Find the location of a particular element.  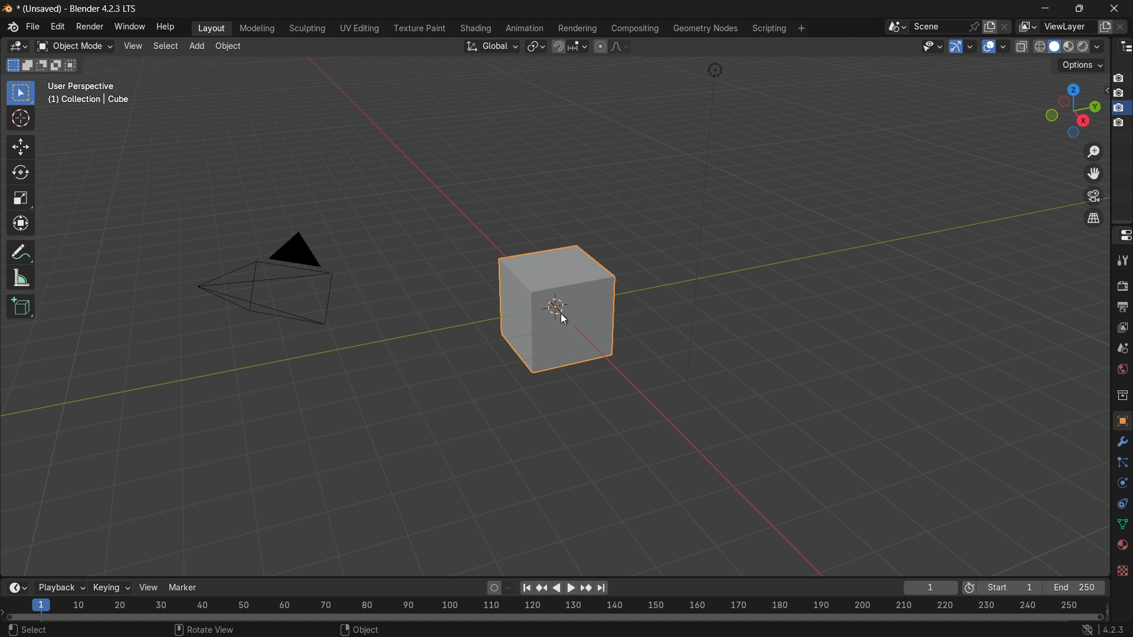

select box is located at coordinates (21, 92).